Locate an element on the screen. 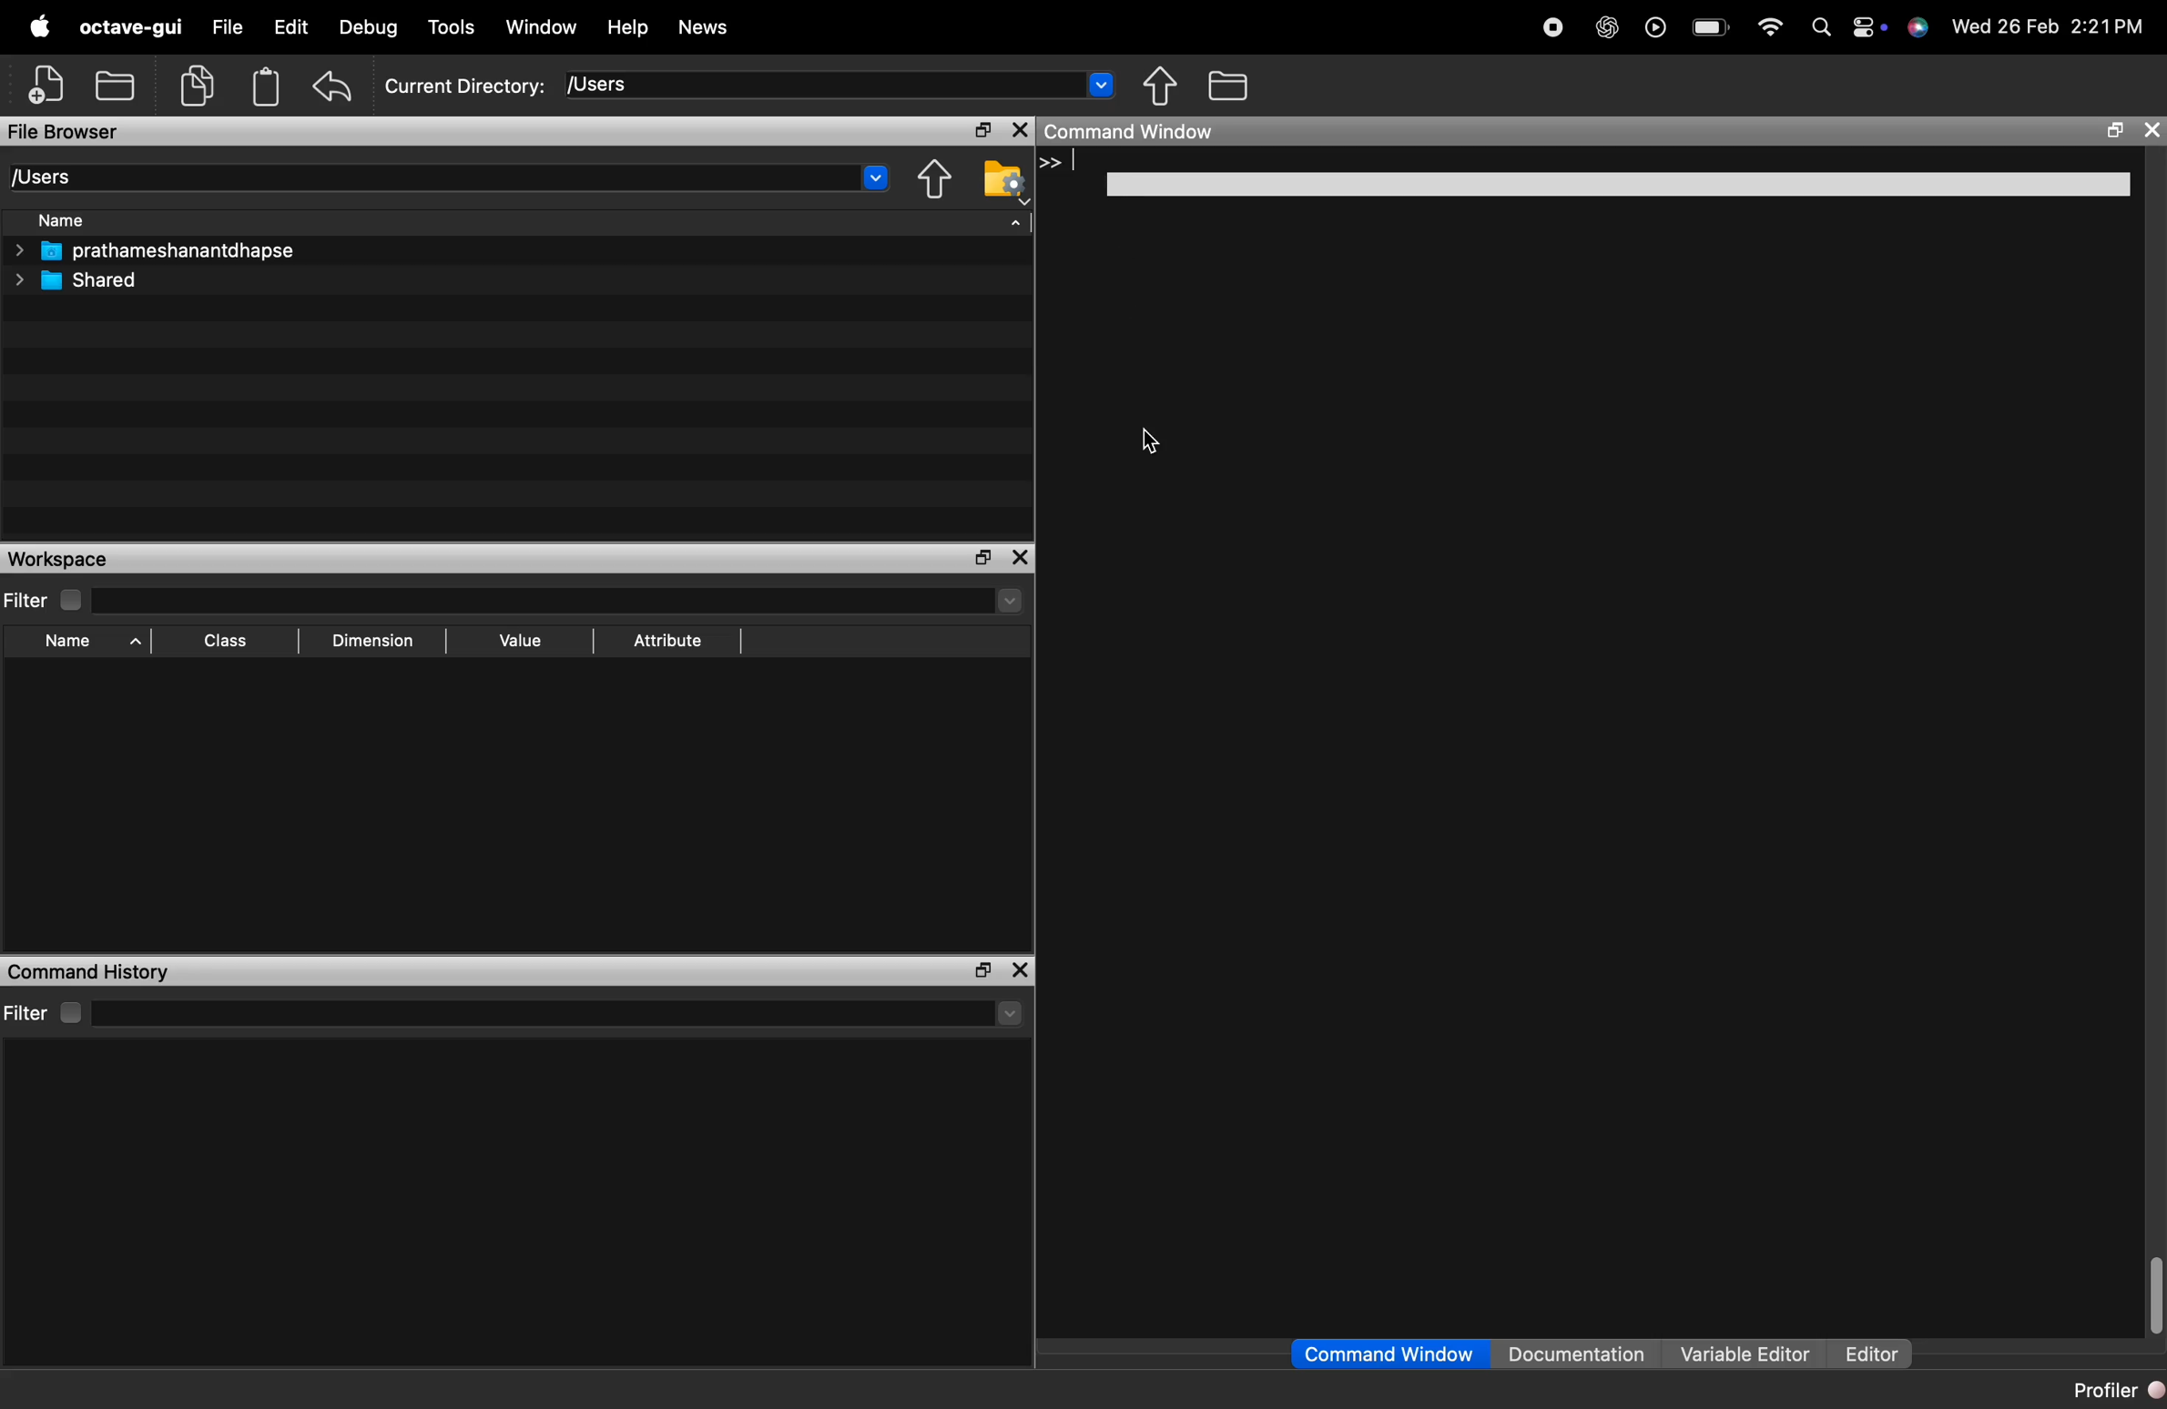 The width and height of the screenshot is (2167, 1409). Workspace is located at coordinates (64, 555).